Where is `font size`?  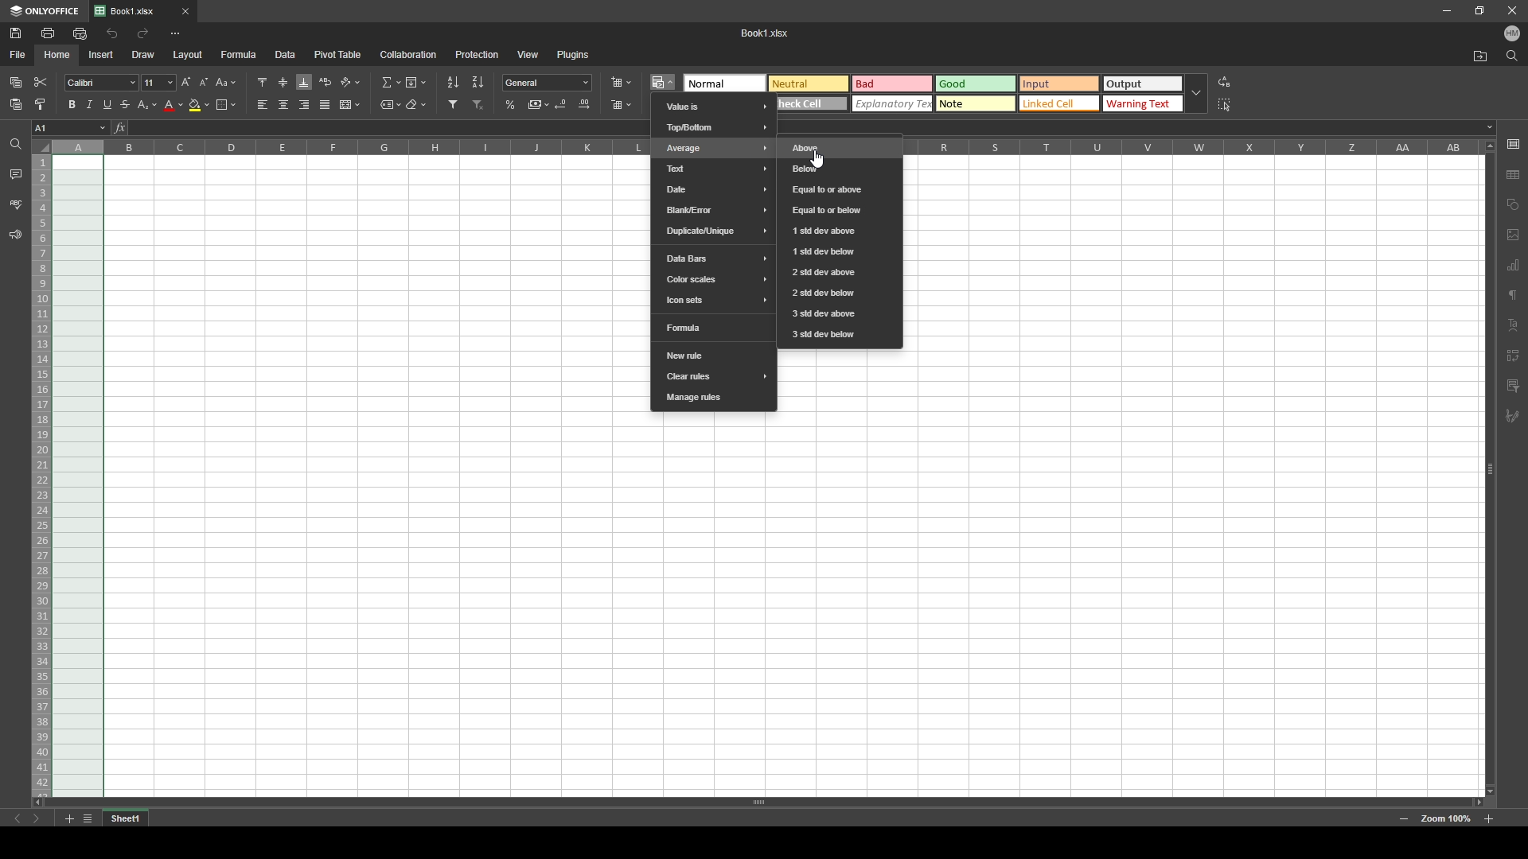
font size is located at coordinates (158, 83).